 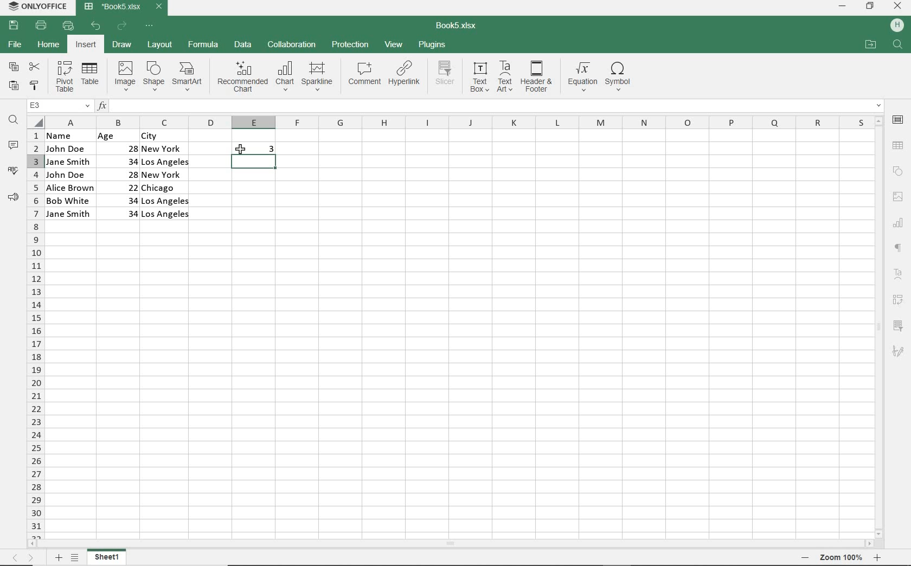 I want to click on COPY STYLE, so click(x=35, y=86).